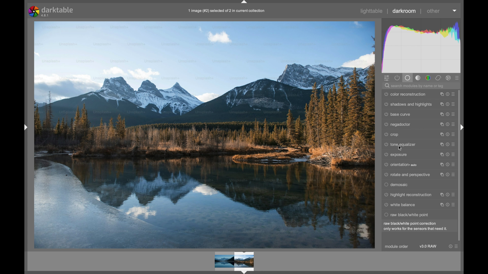 This screenshot has height=274, width=488. I want to click on reset parameter, so click(448, 124).